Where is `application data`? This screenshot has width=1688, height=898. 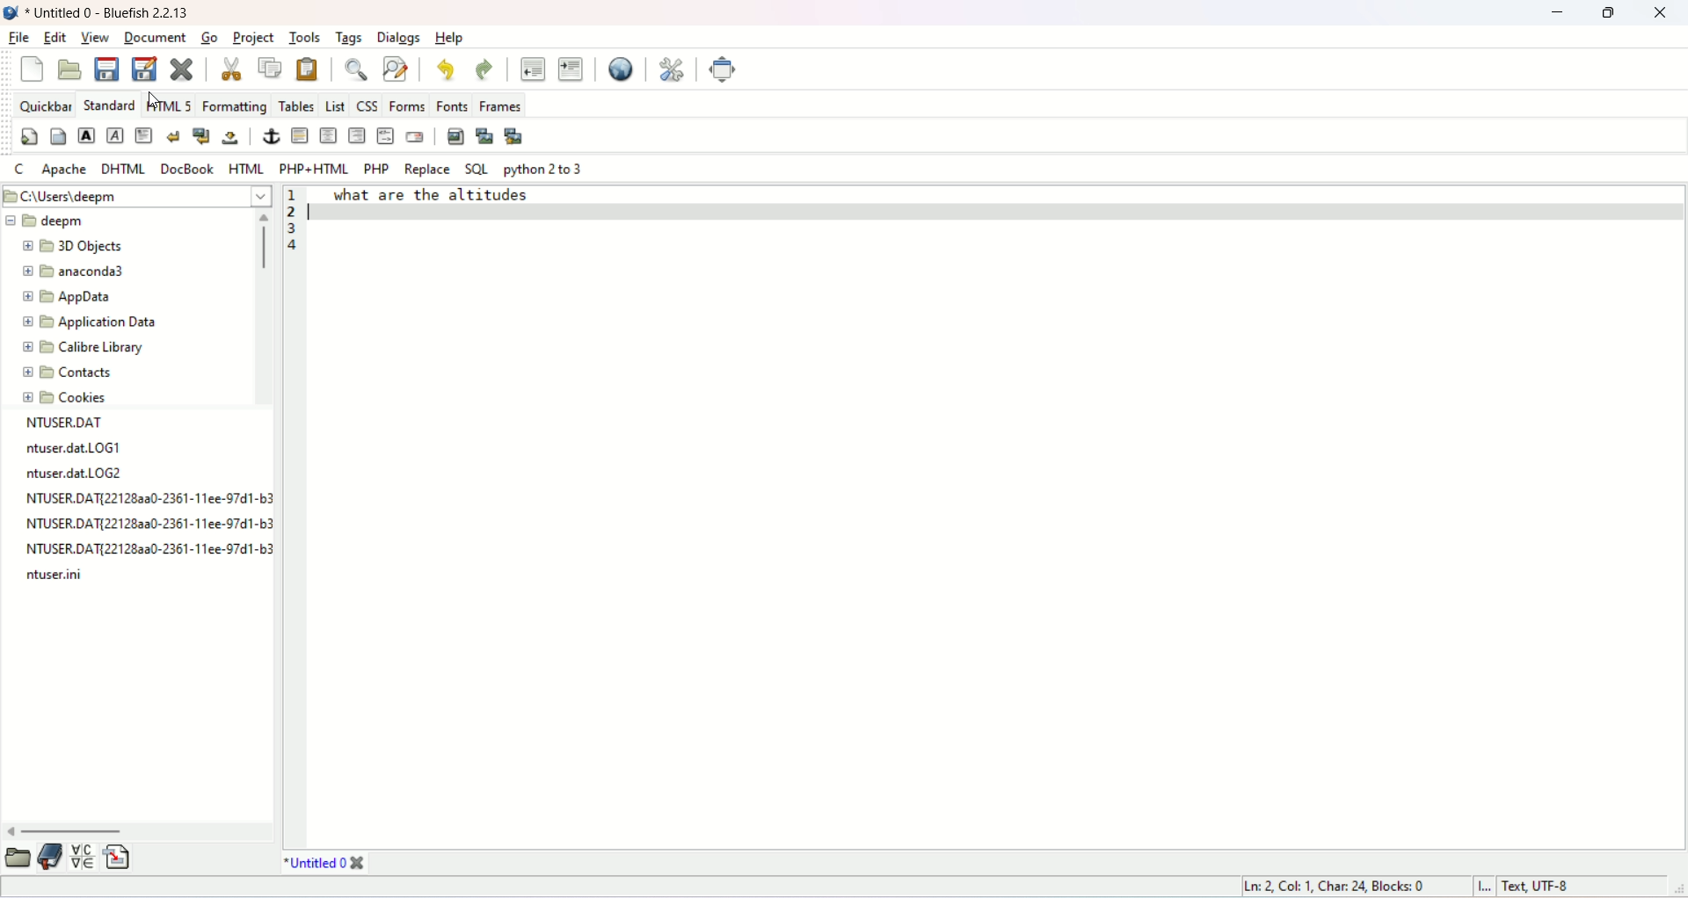
application data is located at coordinates (93, 322).